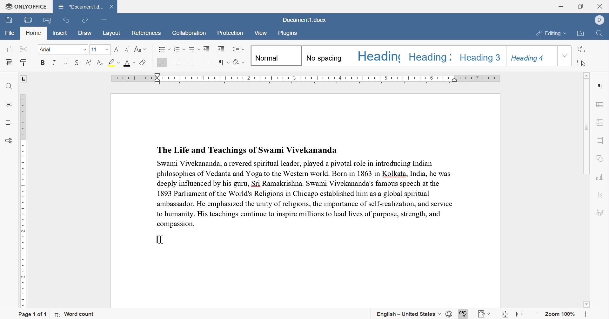 The height and width of the screenshot is (319, 609). Describe the element at coordinates (194, 49) in the screenshot. I see `multilevel list` at that location.